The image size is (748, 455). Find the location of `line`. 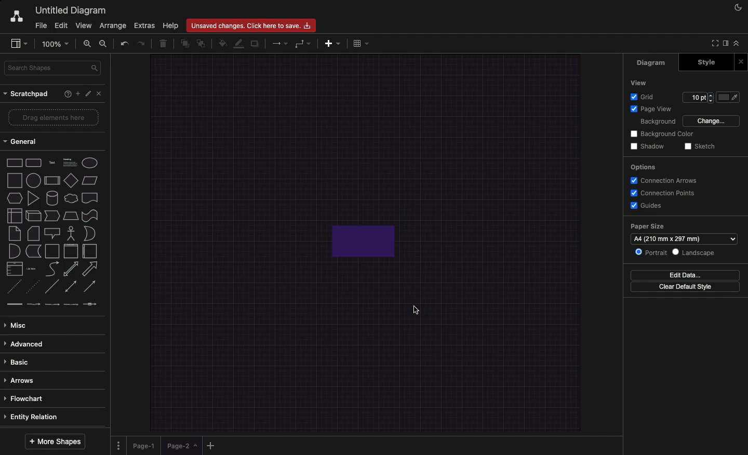

line is located at coordinates (52, 286).